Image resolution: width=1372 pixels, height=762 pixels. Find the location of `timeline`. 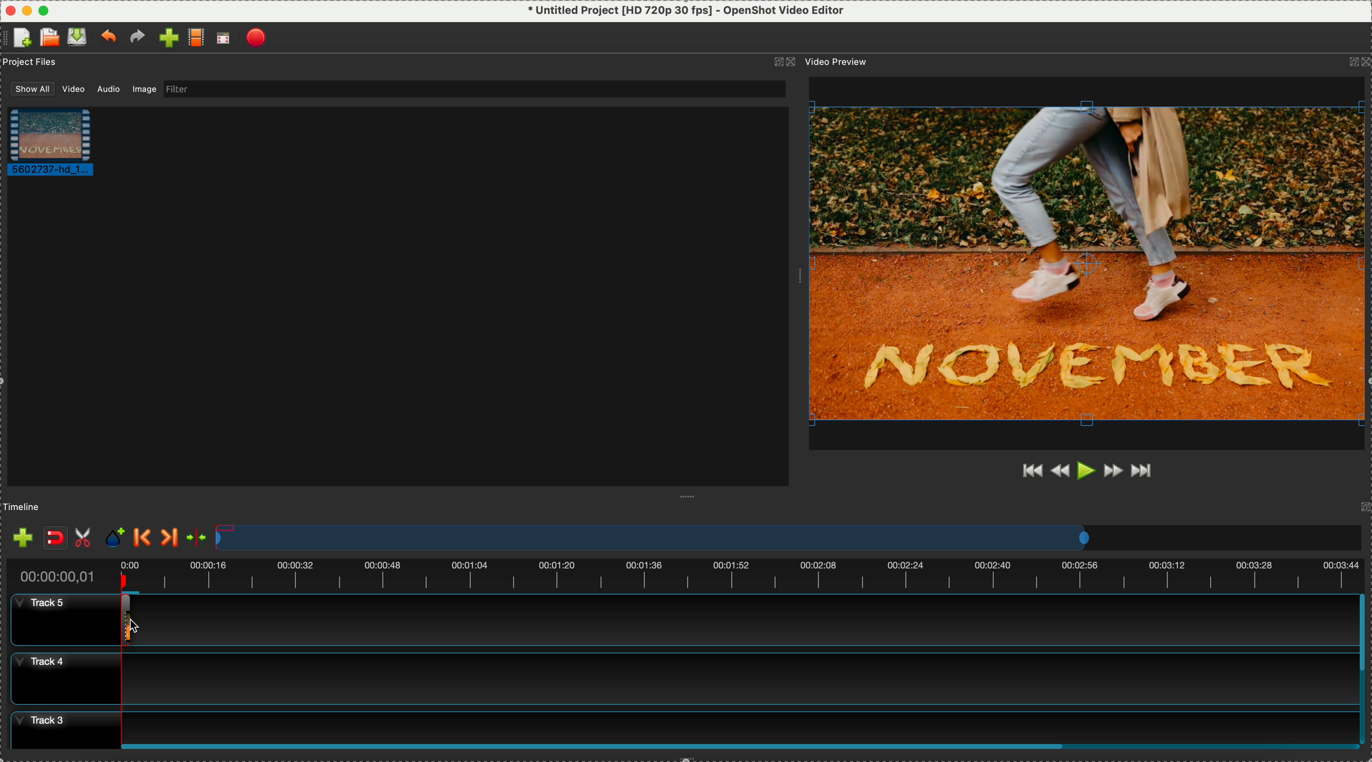

timeline is located at coordinates (788, 538).